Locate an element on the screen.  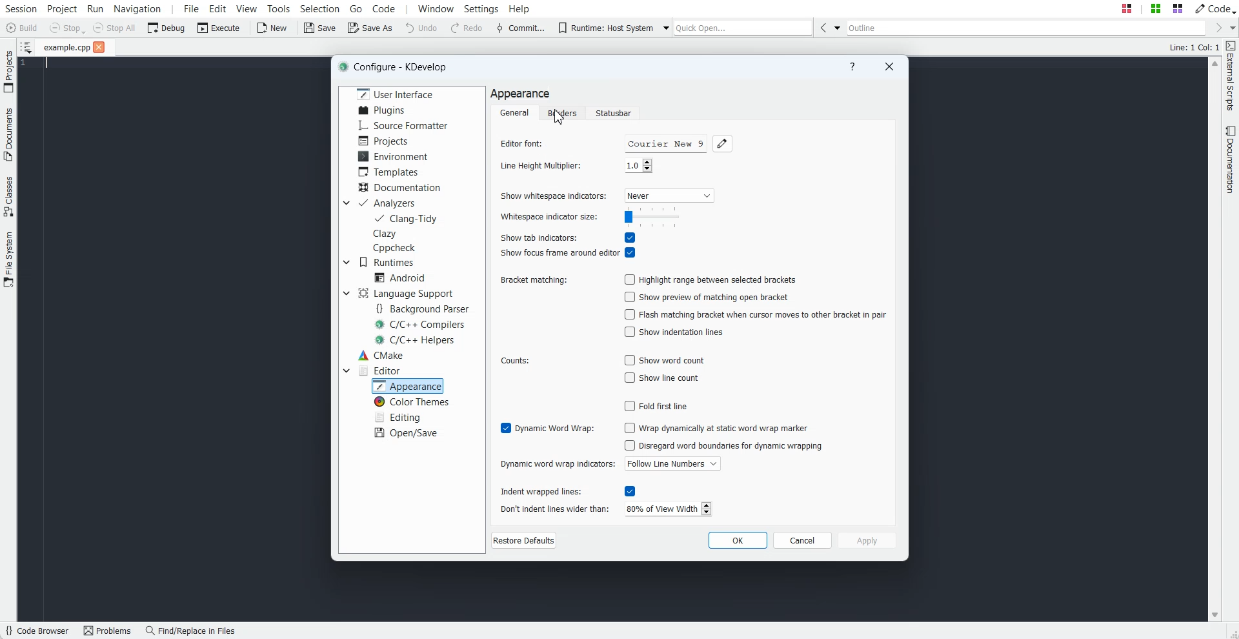
Follow line numbers is located at coordinates (672, 463).